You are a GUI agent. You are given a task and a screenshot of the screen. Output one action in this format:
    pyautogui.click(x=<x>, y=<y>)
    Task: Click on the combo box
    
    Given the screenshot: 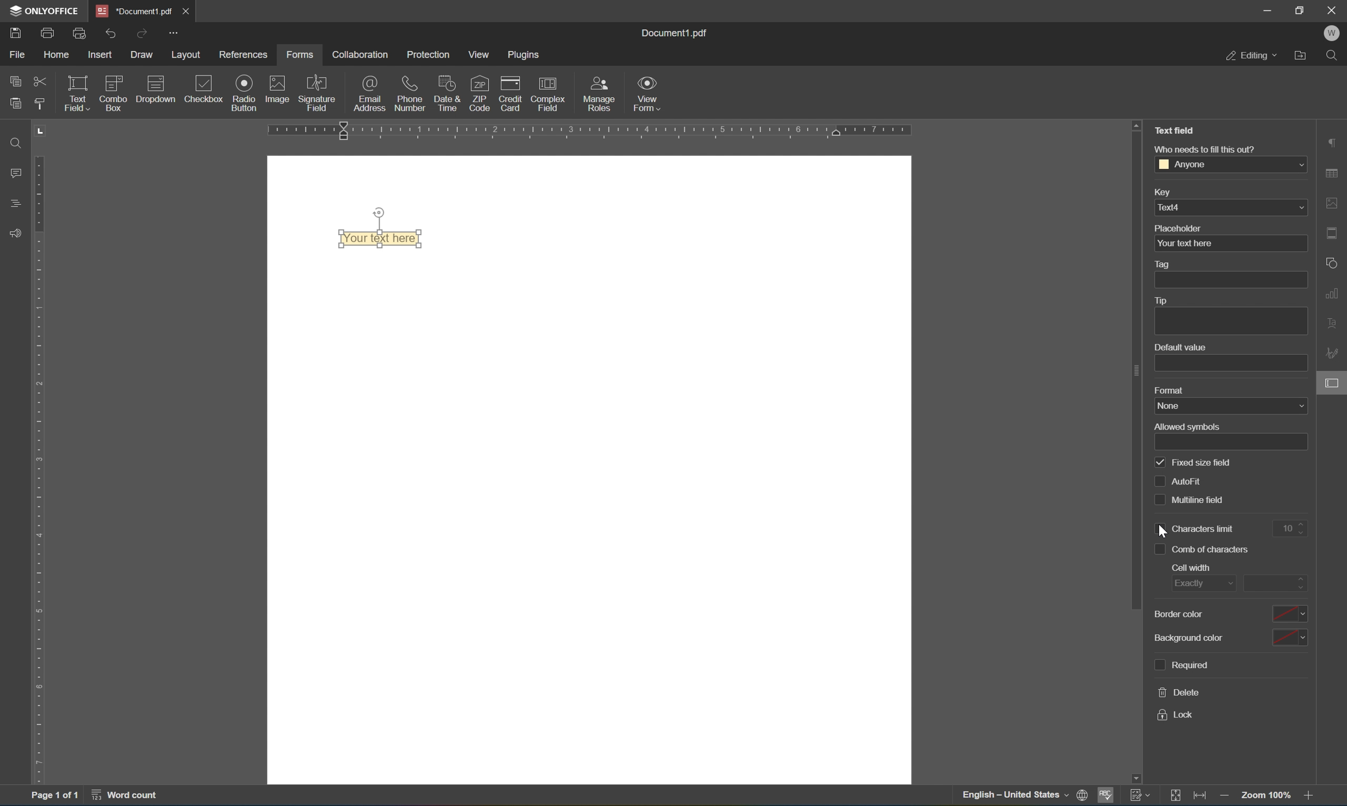 What is the action you would take?
    pyautogui.click(x=116, y=87)
    